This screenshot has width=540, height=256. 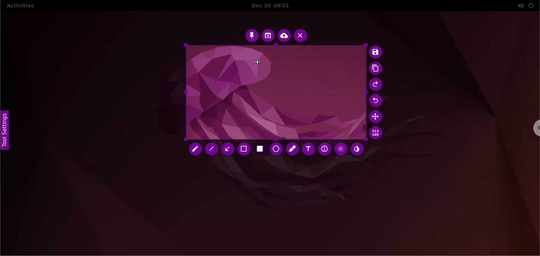 I want to click on inverter tool, so click(x=357, y=149).